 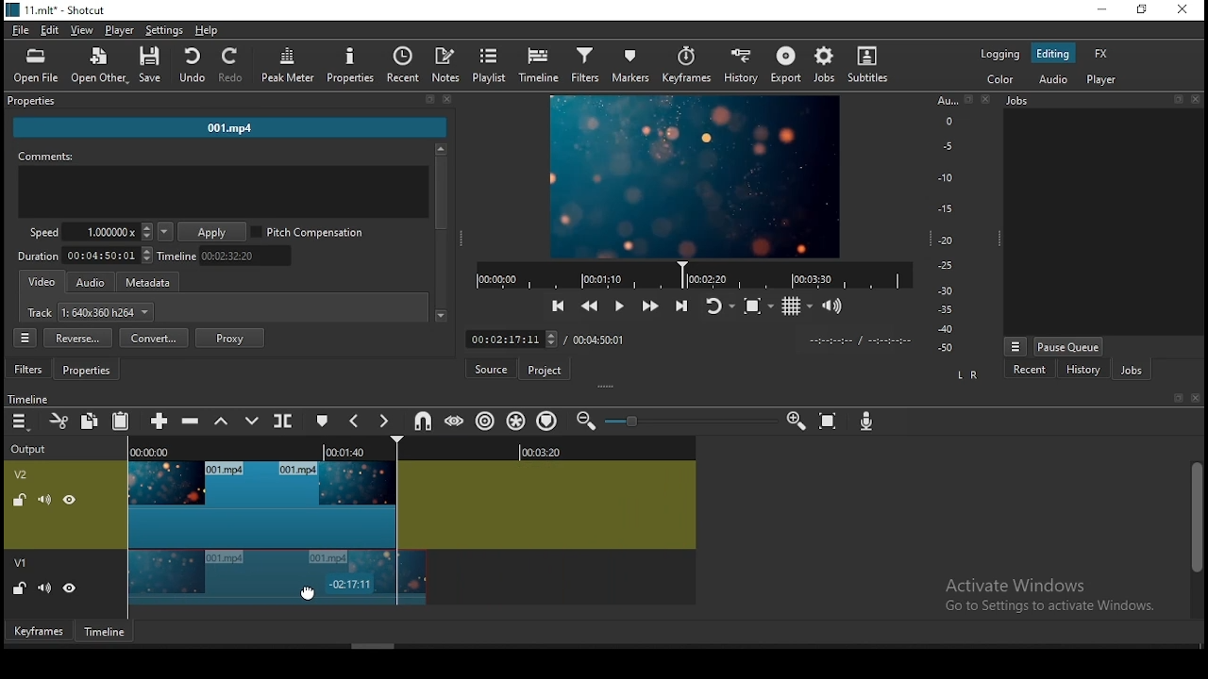 I want to click on jobs, so click(x=1132, y=370).